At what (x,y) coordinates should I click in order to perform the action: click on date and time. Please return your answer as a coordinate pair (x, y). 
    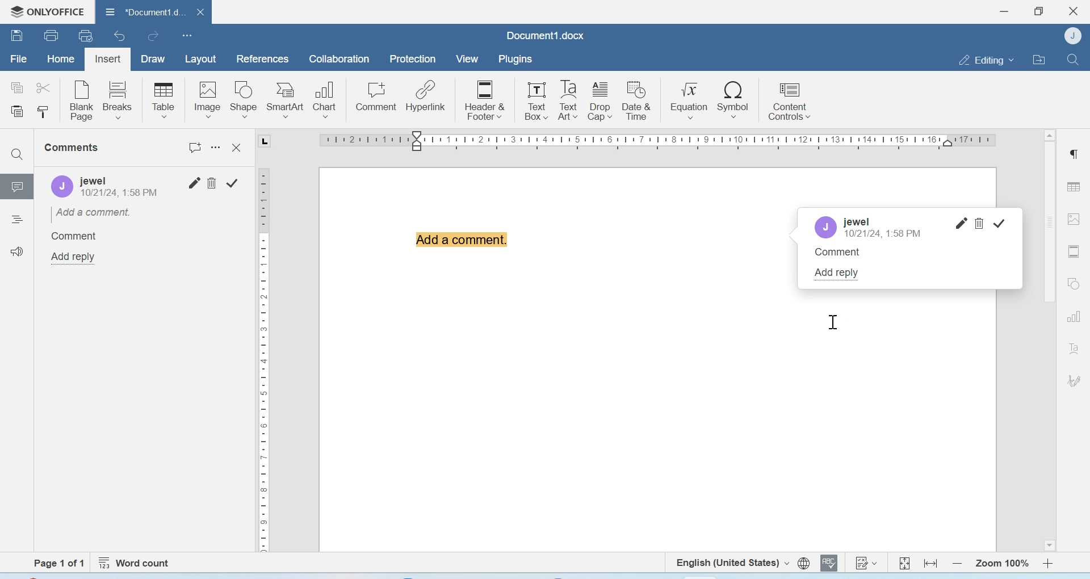
    Looking at the image, I should click on (121, 195).